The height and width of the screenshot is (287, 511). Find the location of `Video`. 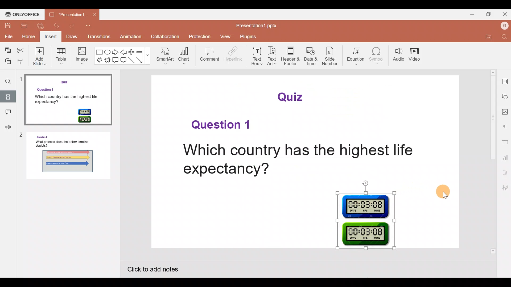

Video is located at coordinates (417, 53).